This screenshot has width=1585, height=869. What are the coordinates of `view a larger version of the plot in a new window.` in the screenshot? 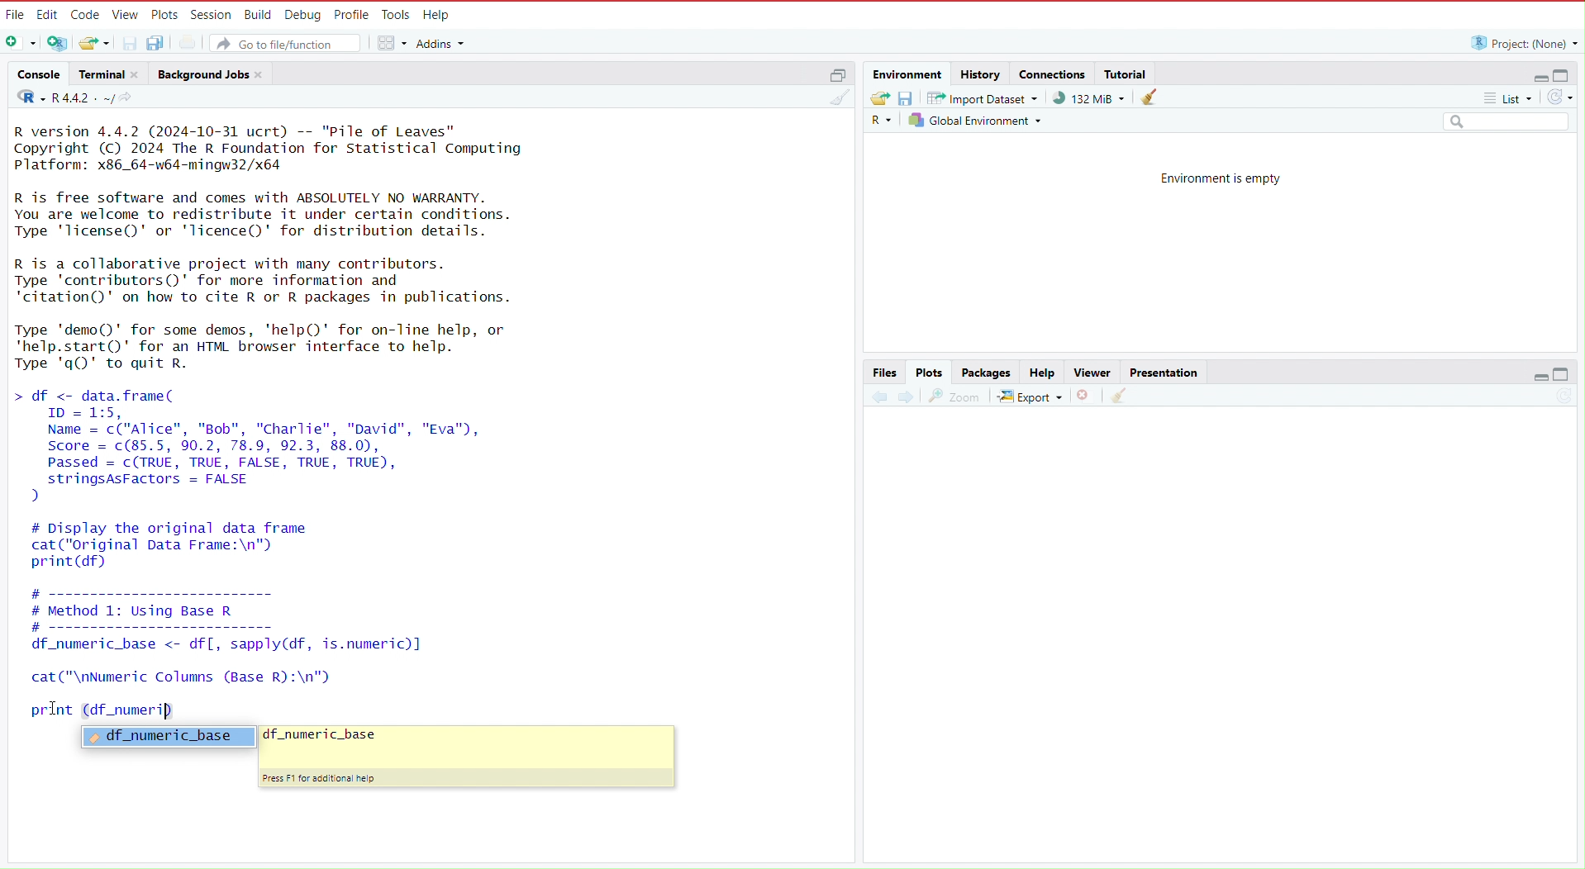 It's located at (955, 396).